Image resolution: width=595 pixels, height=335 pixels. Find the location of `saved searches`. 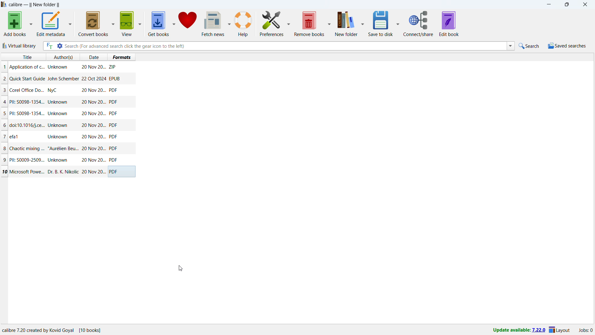

saved searches is located at coordinates (567, 46).